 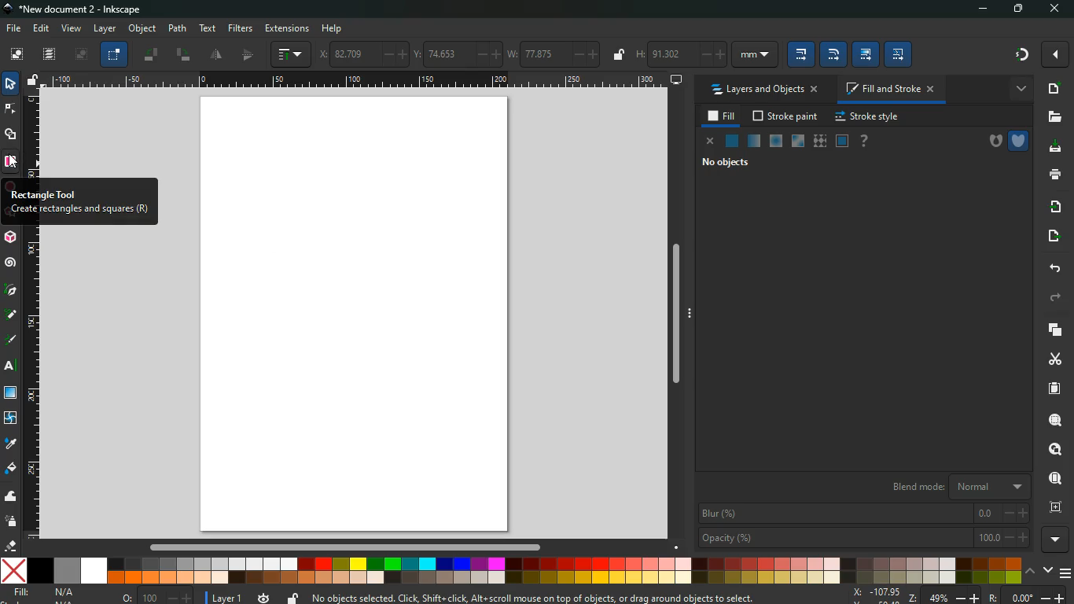 I want to click on rectangle, so click(x=12, y=162).